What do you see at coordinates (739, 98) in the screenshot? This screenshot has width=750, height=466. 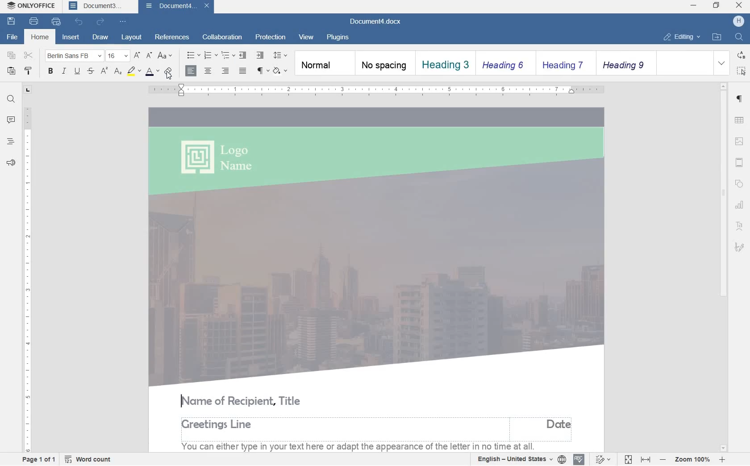 I see `paragraph settings` at bounding box center [739, 98].